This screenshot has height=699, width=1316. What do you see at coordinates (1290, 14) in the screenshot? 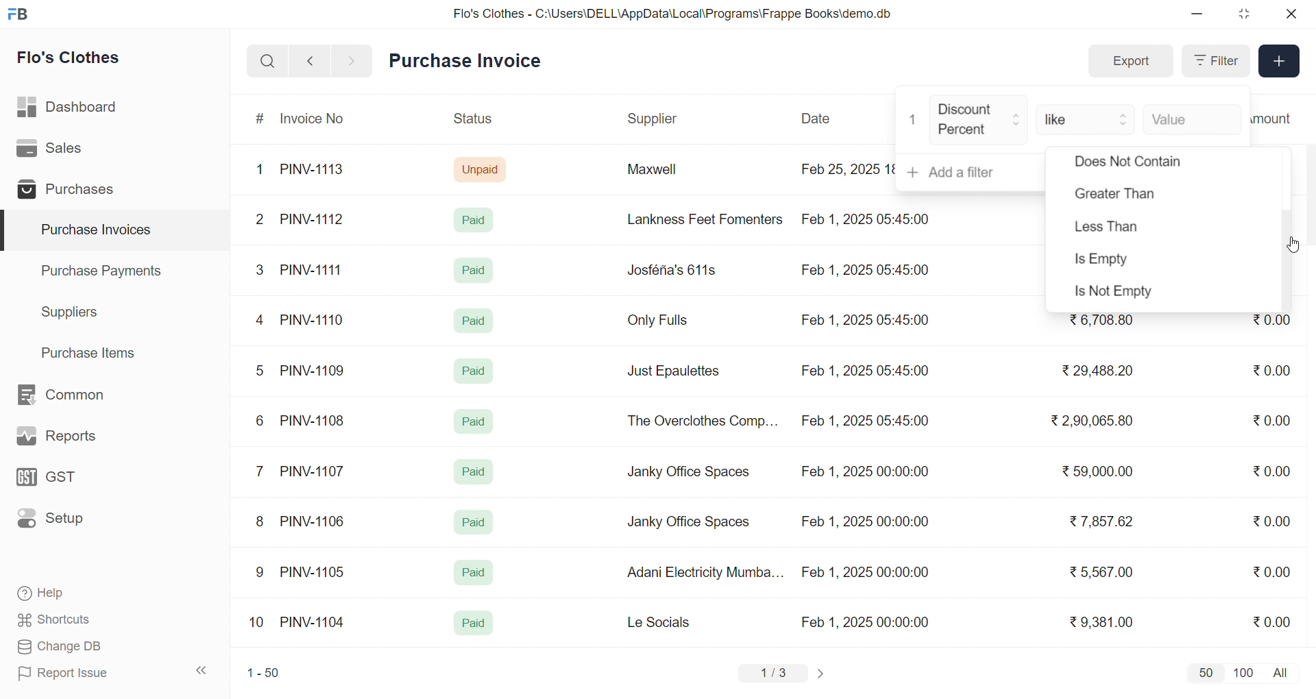
I see `close` at bounding box center [1290, 14].